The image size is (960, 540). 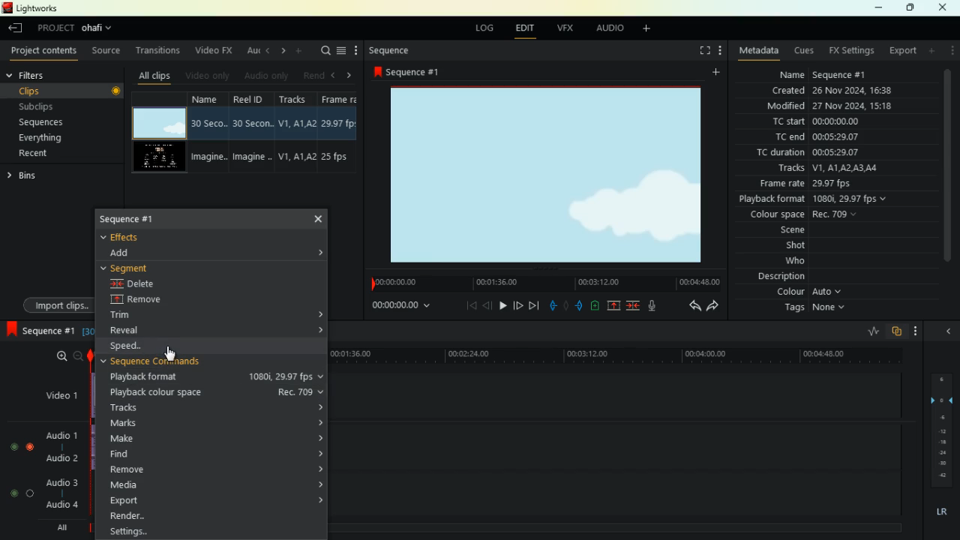 What do you see at coordinates (487, 28) in the screenshot?
I see `log` at bounding box center [487, 28].